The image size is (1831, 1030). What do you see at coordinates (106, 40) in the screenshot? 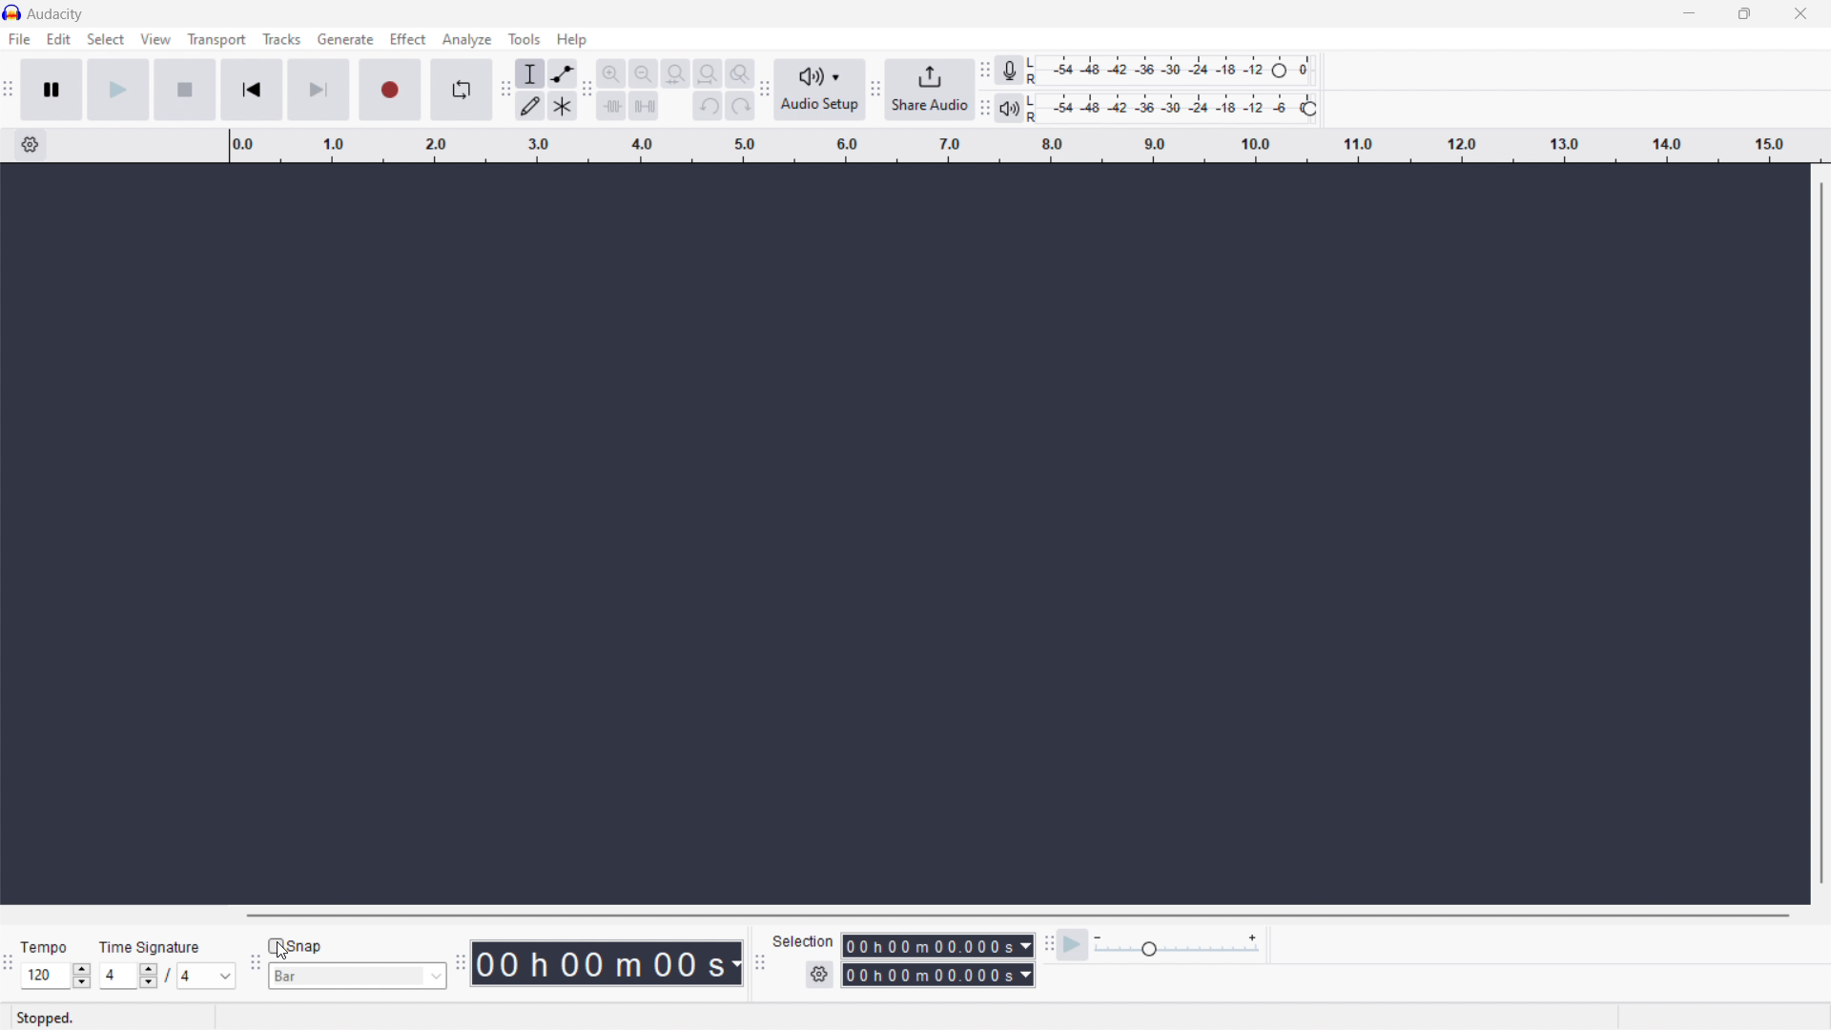
I see `select` at bounding box center [106, 40].